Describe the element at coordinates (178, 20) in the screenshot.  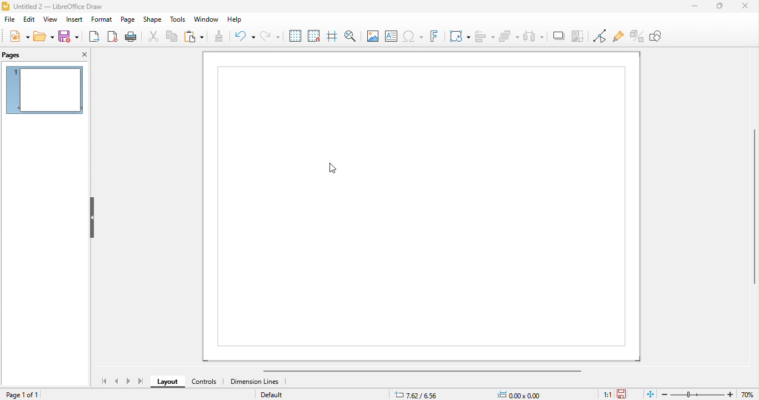
I see `tools` at that location.